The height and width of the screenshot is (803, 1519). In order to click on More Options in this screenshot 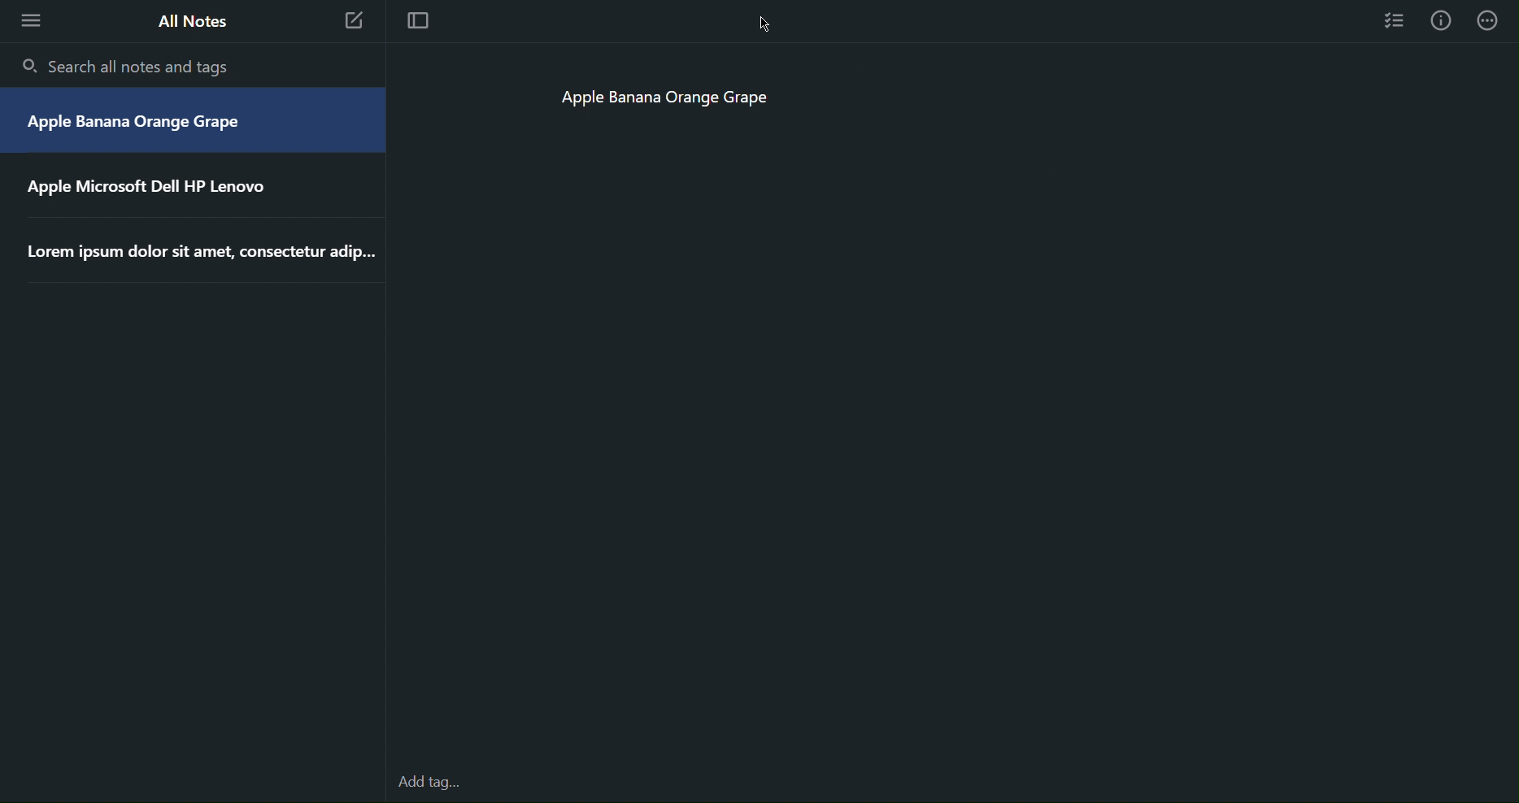, I will do `click(26, 20)`.